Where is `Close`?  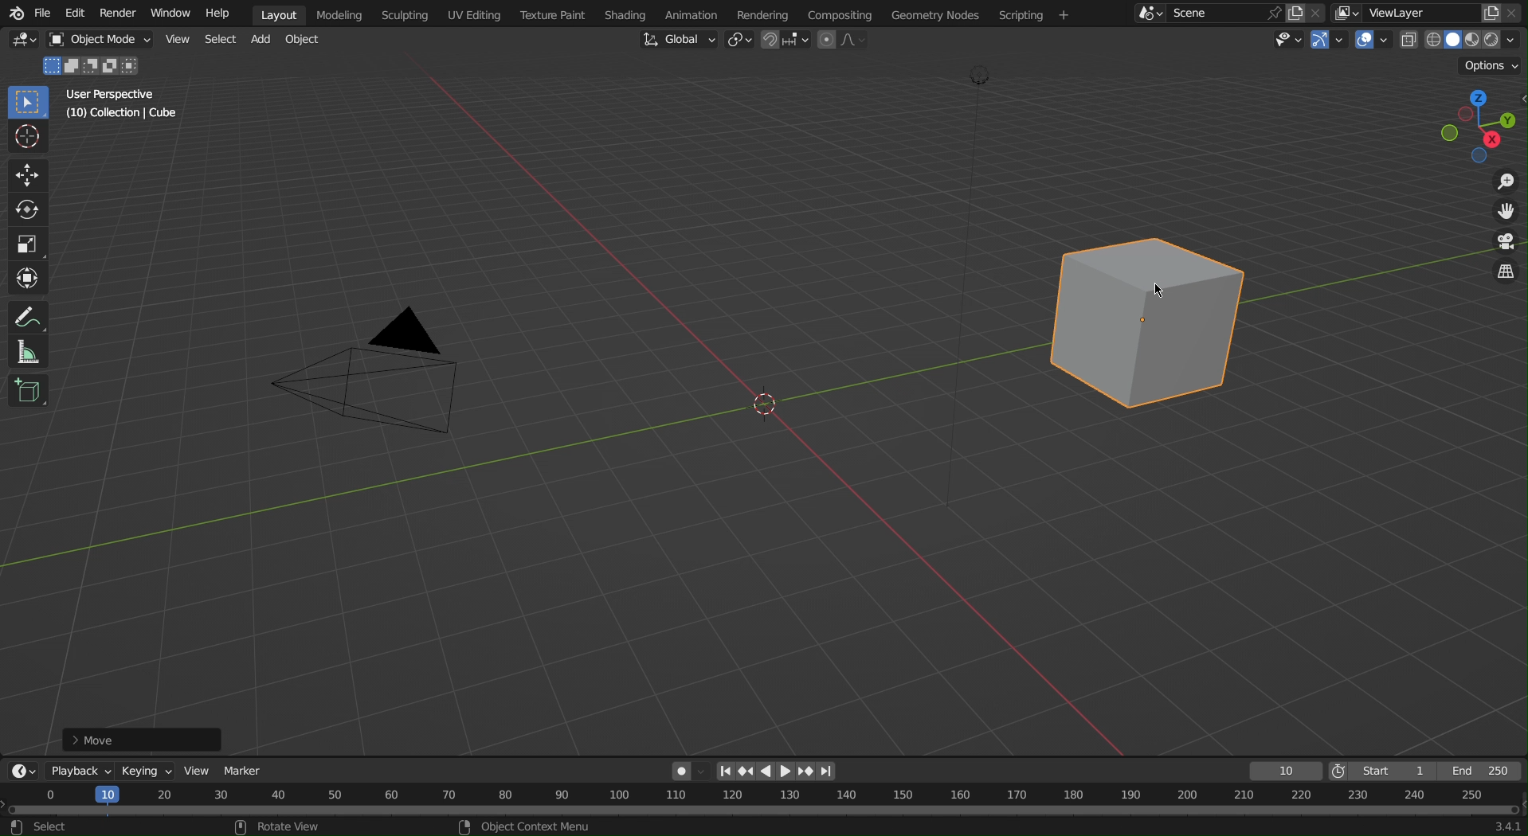
Close is located at coordinates (1517, 13).